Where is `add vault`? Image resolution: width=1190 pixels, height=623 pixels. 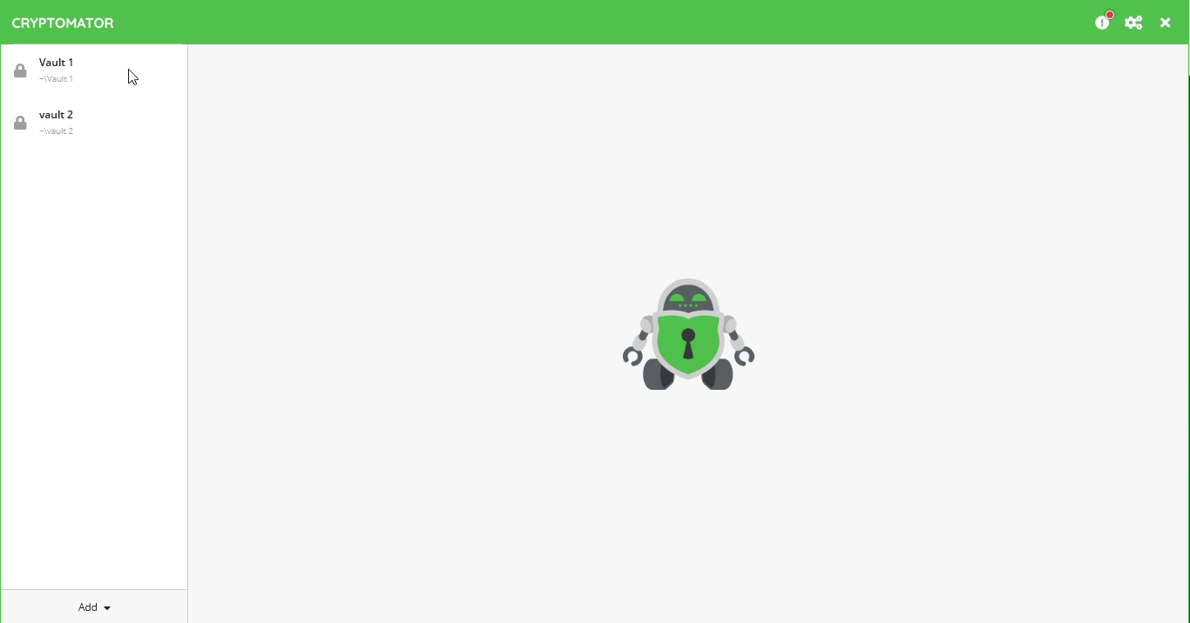 add vault is located at coordinates (91, 607).